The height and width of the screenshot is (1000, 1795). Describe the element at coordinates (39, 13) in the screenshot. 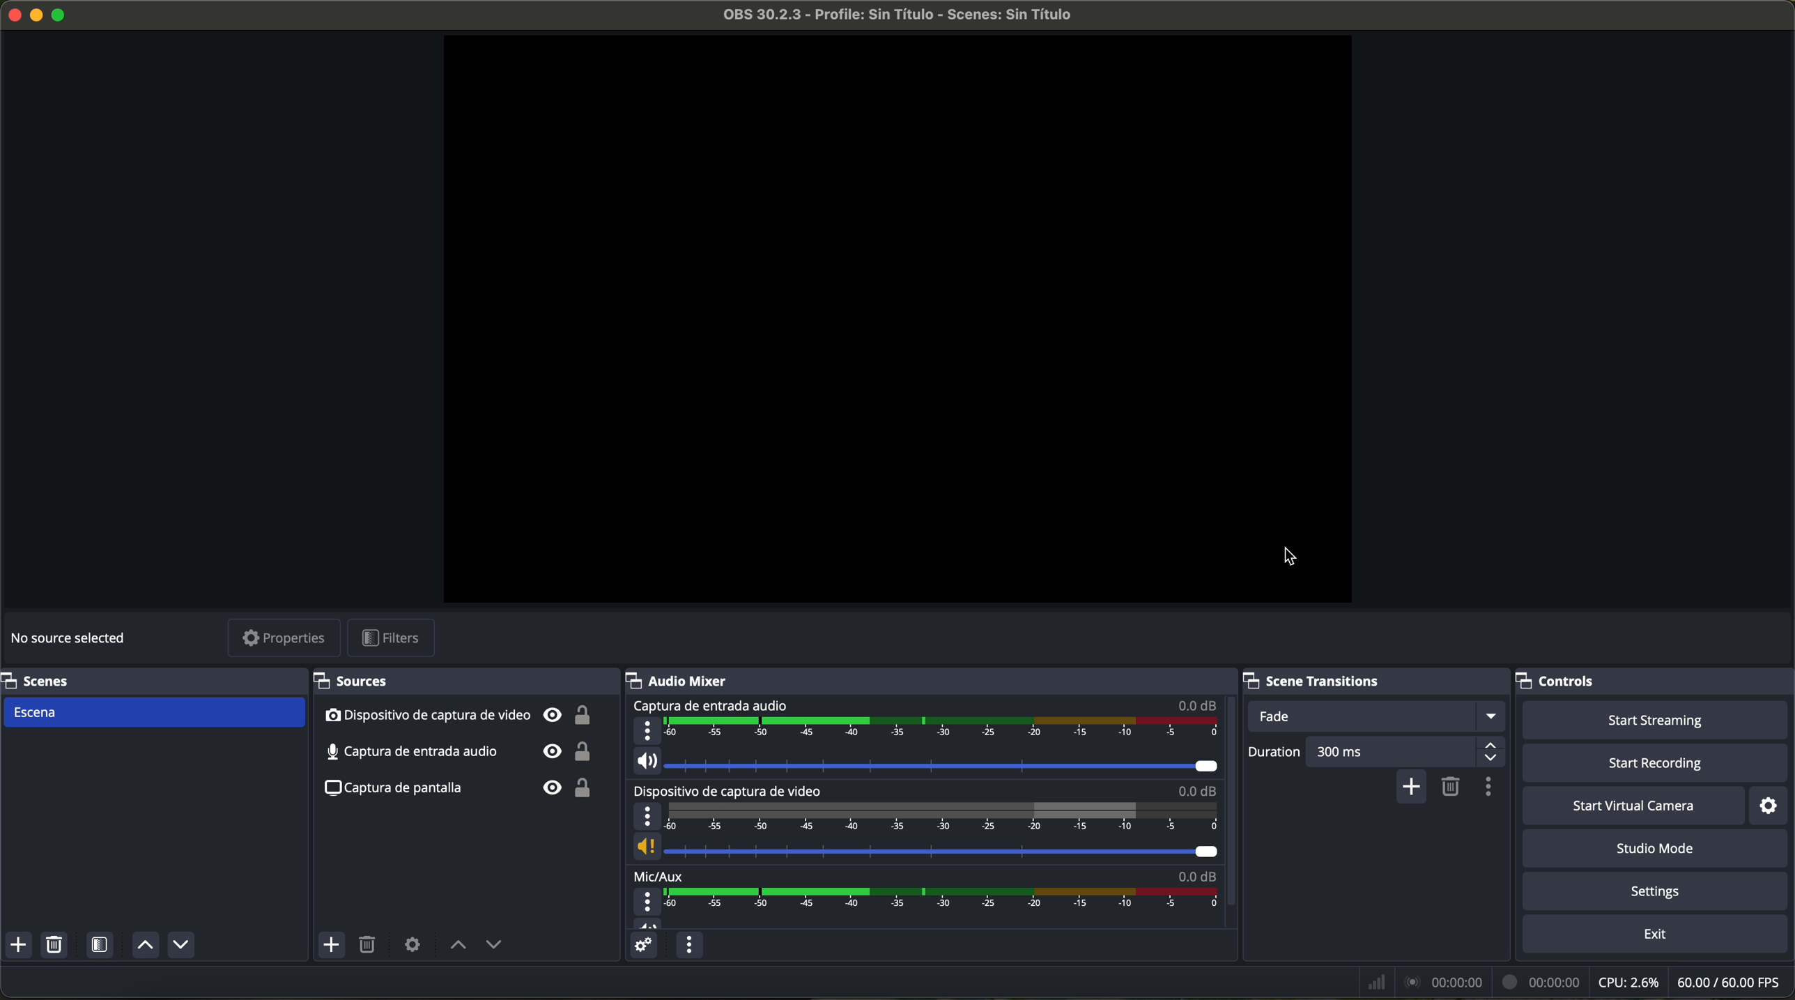

I see `minimize OBS Studio` at that location.